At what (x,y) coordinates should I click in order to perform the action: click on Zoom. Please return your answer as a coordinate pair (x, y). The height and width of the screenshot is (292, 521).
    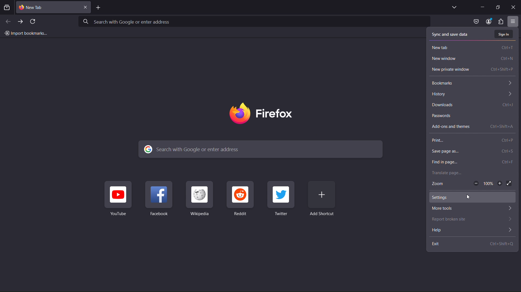
    Looking at the image, I should click on (474, 186).